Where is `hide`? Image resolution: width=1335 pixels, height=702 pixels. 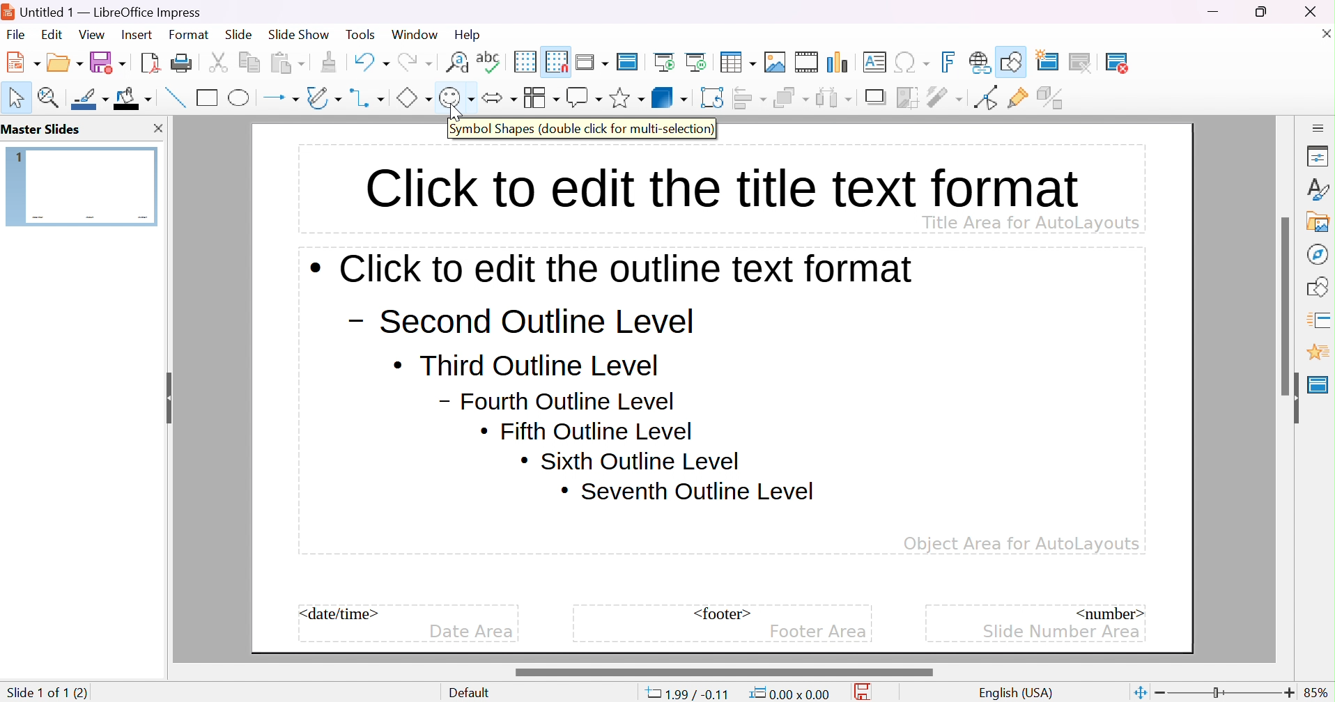
hide is located at coordinates (167, 393).